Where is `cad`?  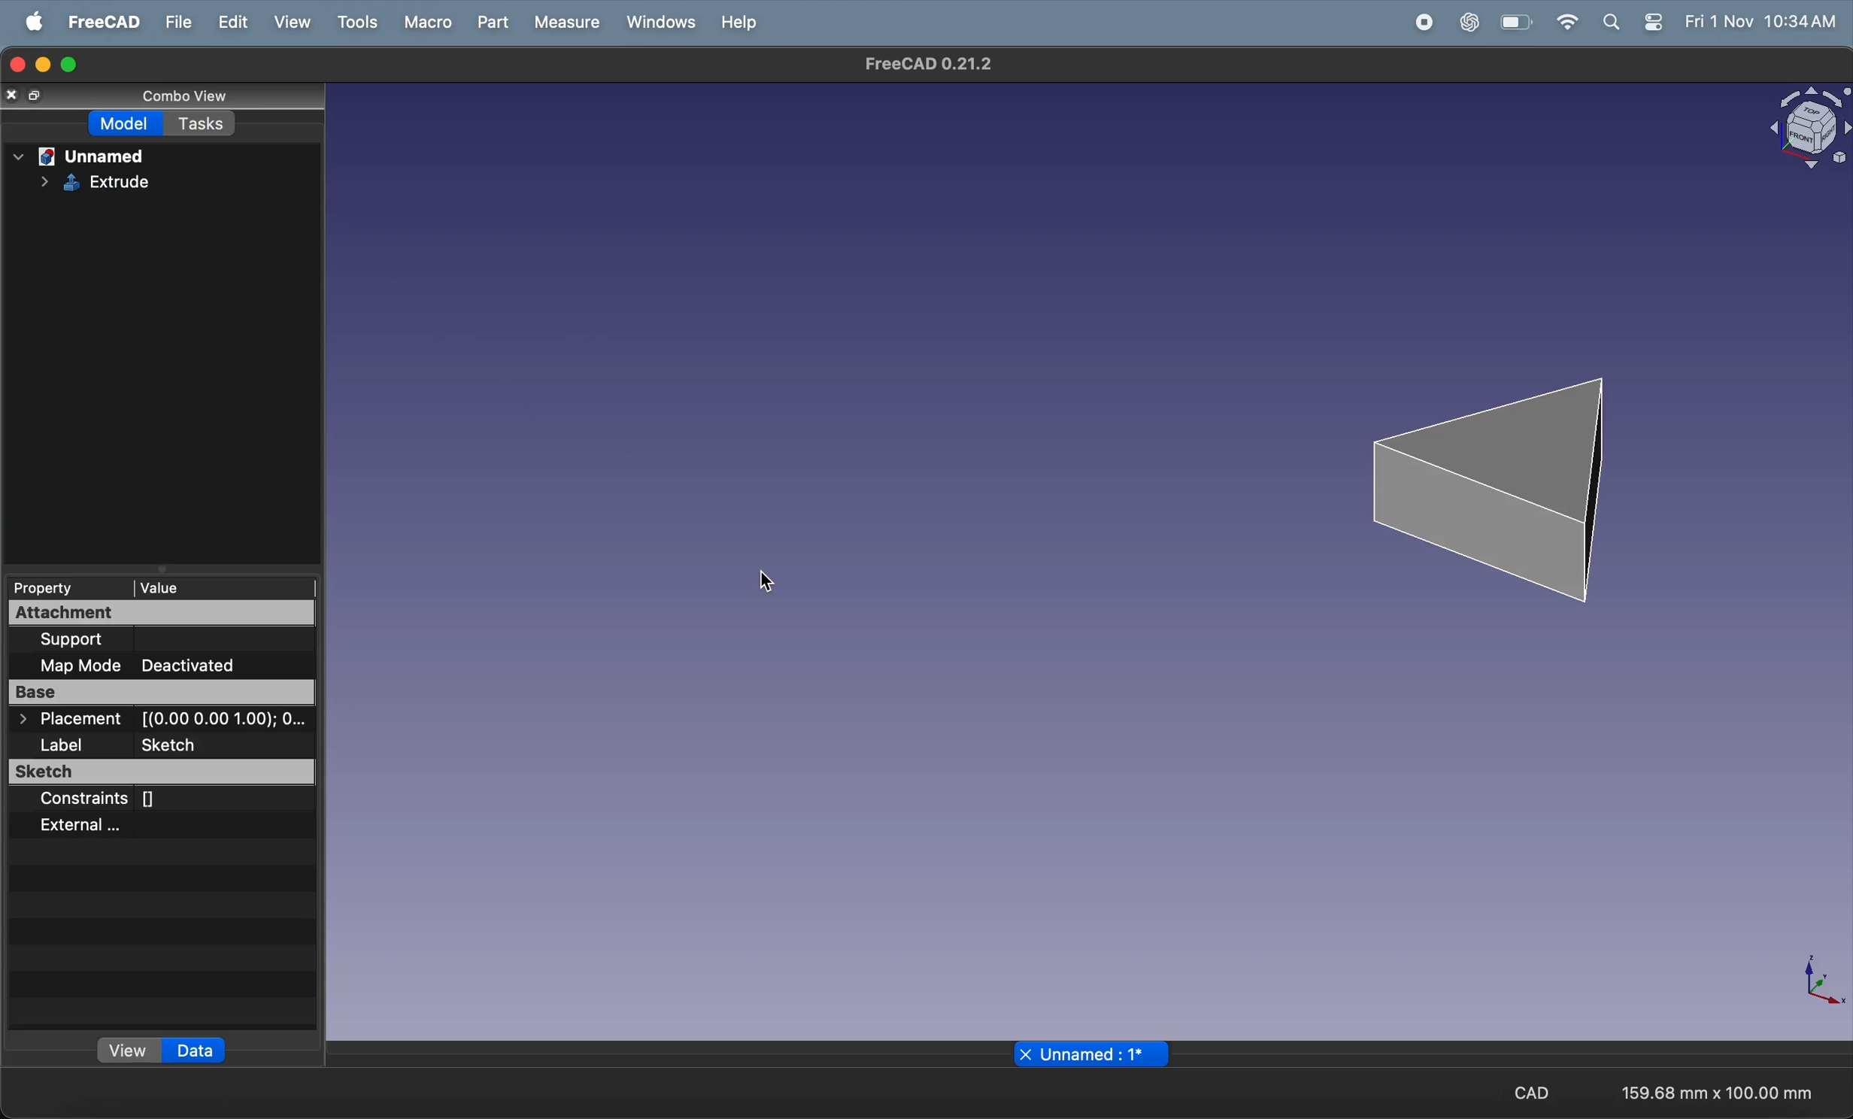 cad is located at coordinates (1539, 1094).